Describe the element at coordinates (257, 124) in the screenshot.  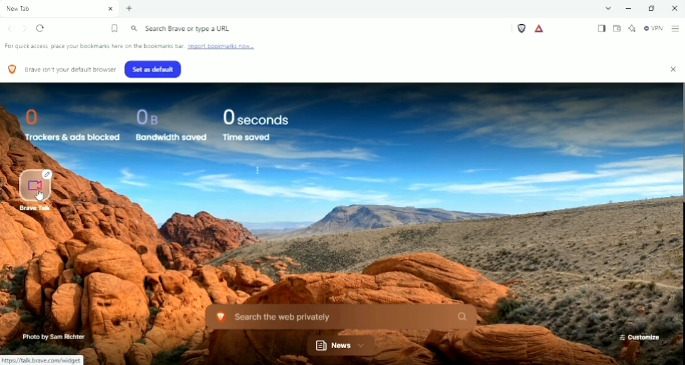
I see `0 seconds Time saved` at that location.